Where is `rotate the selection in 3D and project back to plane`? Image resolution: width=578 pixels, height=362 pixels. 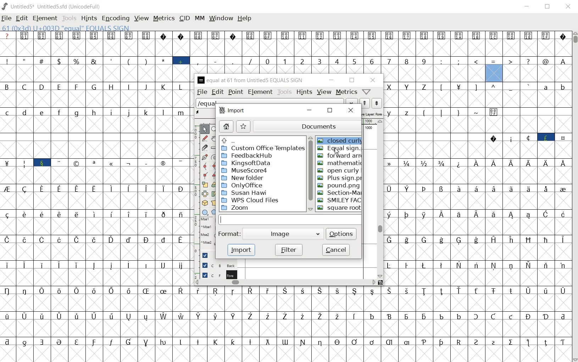 rotate the selection in 3D and project back to plane is located at coordinates (205, 203).